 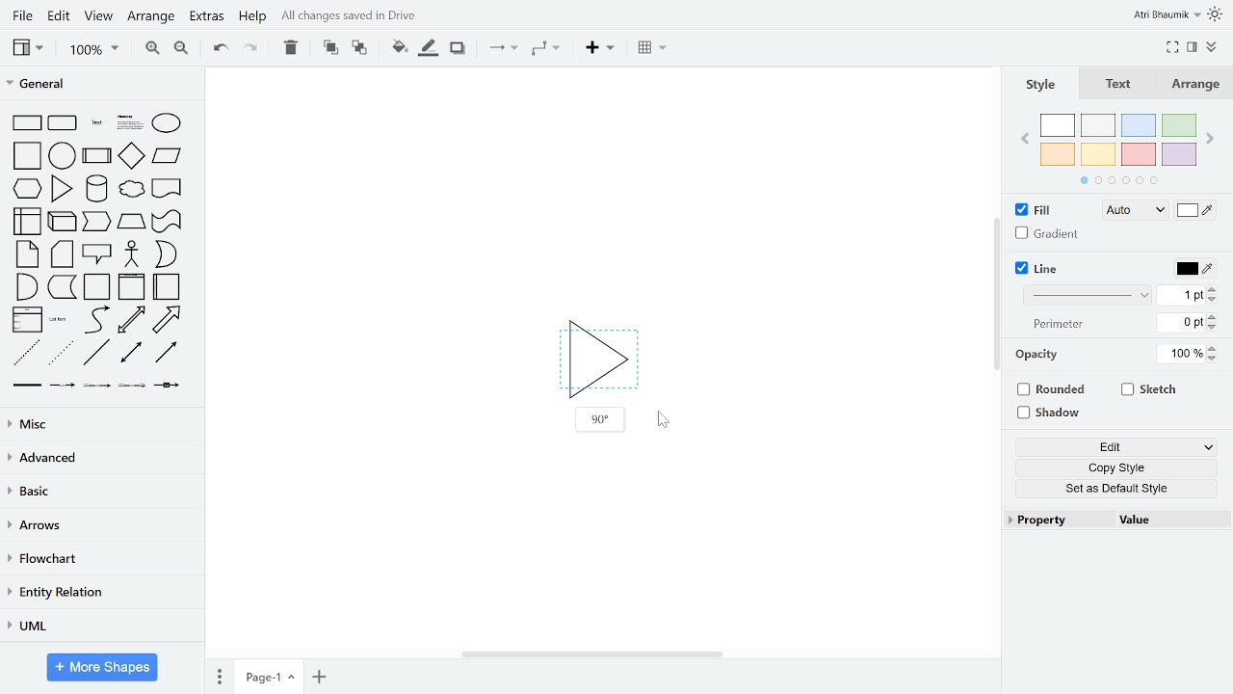 What do you see at coordinates (1200, 84) in the screenshot?
I see `arrange` at bounding box center [1200, 84].